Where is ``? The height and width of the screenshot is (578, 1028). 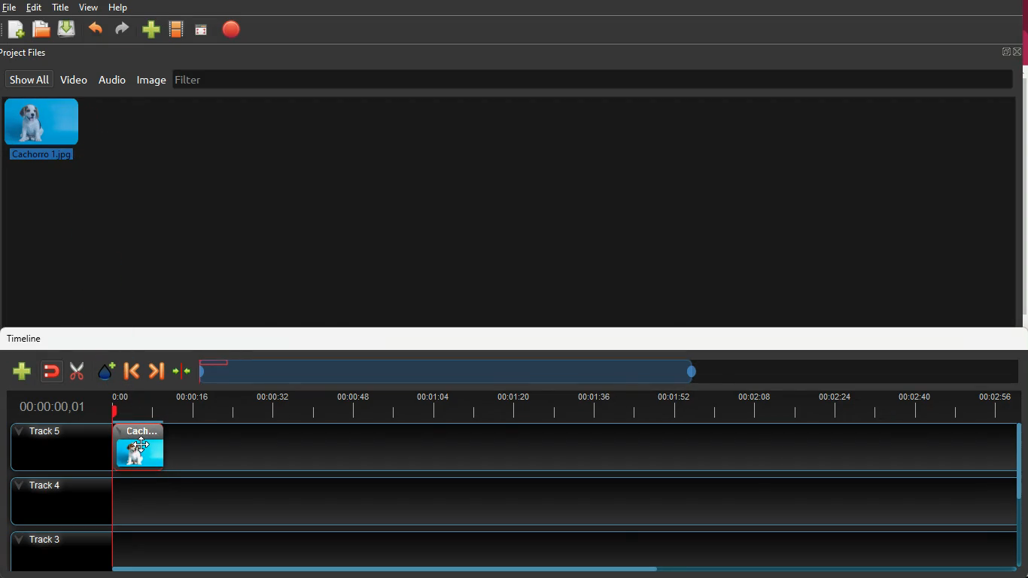
 is located at coordinates (46, 447).